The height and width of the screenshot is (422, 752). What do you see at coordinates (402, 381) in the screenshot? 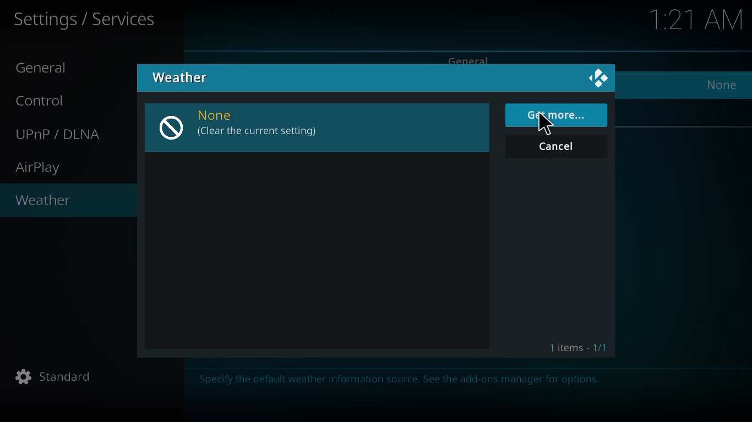
I see `info` at bounding box center [402, 381].